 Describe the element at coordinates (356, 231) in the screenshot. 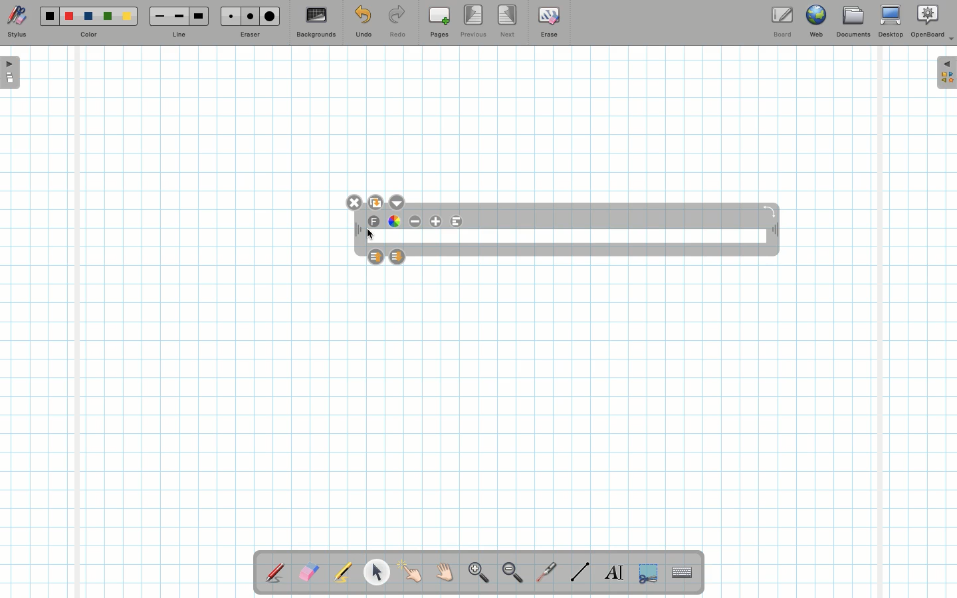

I see `Move` at that location.